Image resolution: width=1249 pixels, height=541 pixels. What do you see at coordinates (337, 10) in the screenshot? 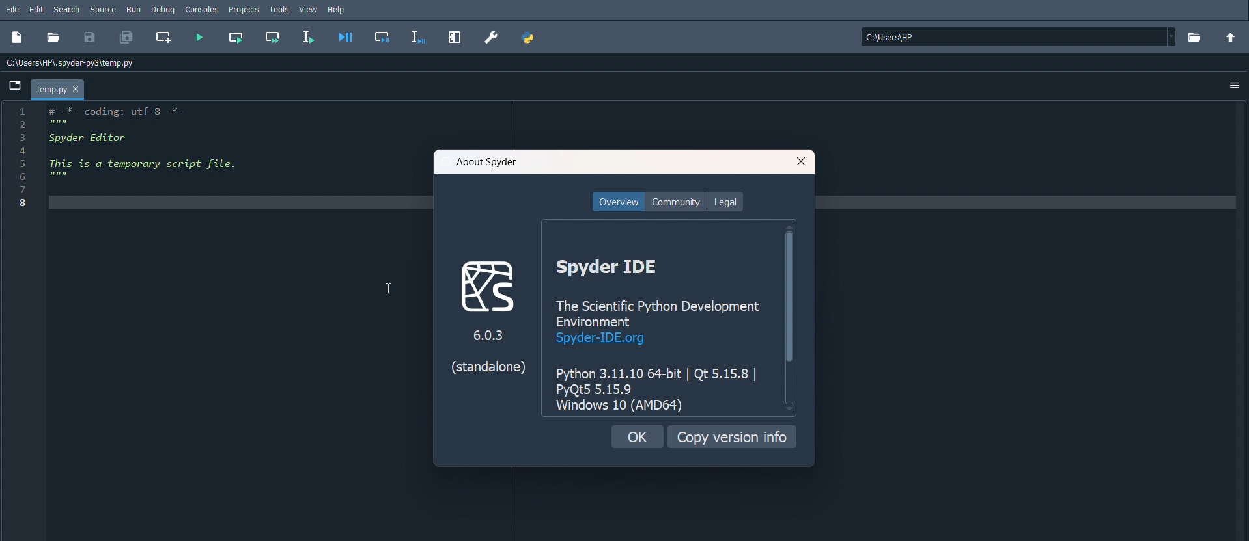
I see `Help` at bounding box center [337, 10].